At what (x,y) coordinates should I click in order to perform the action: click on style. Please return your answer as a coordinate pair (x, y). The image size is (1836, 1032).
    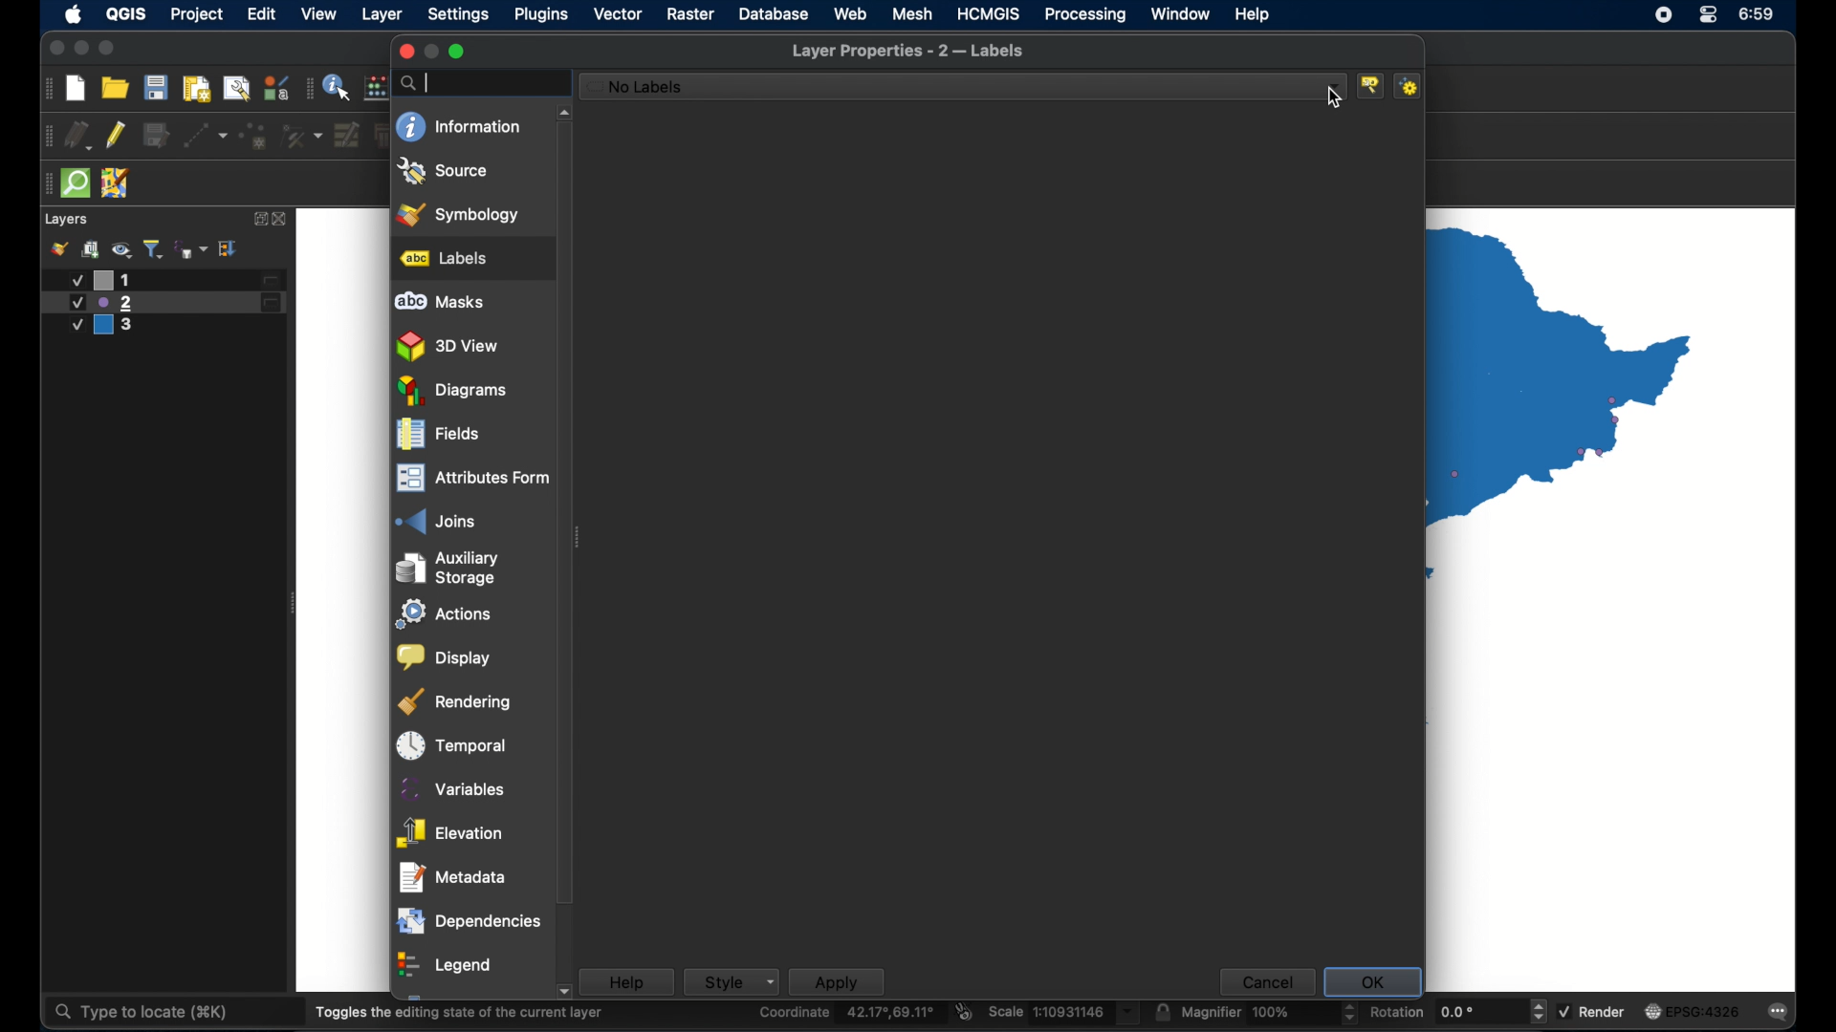
    Looking at the image, I should click on (731, 981).